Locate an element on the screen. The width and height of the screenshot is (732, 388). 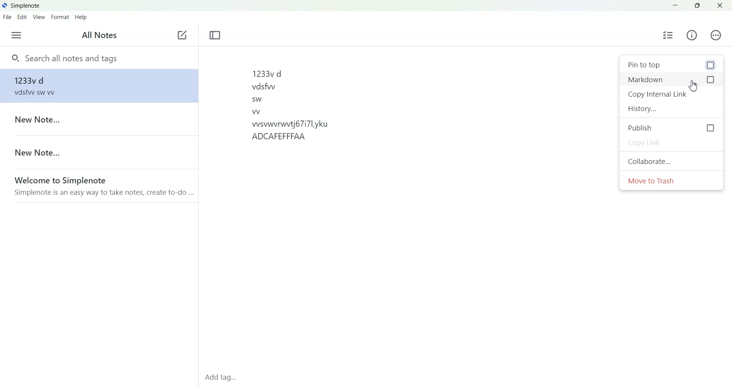
Maximize is located at coordinates (697, 6).